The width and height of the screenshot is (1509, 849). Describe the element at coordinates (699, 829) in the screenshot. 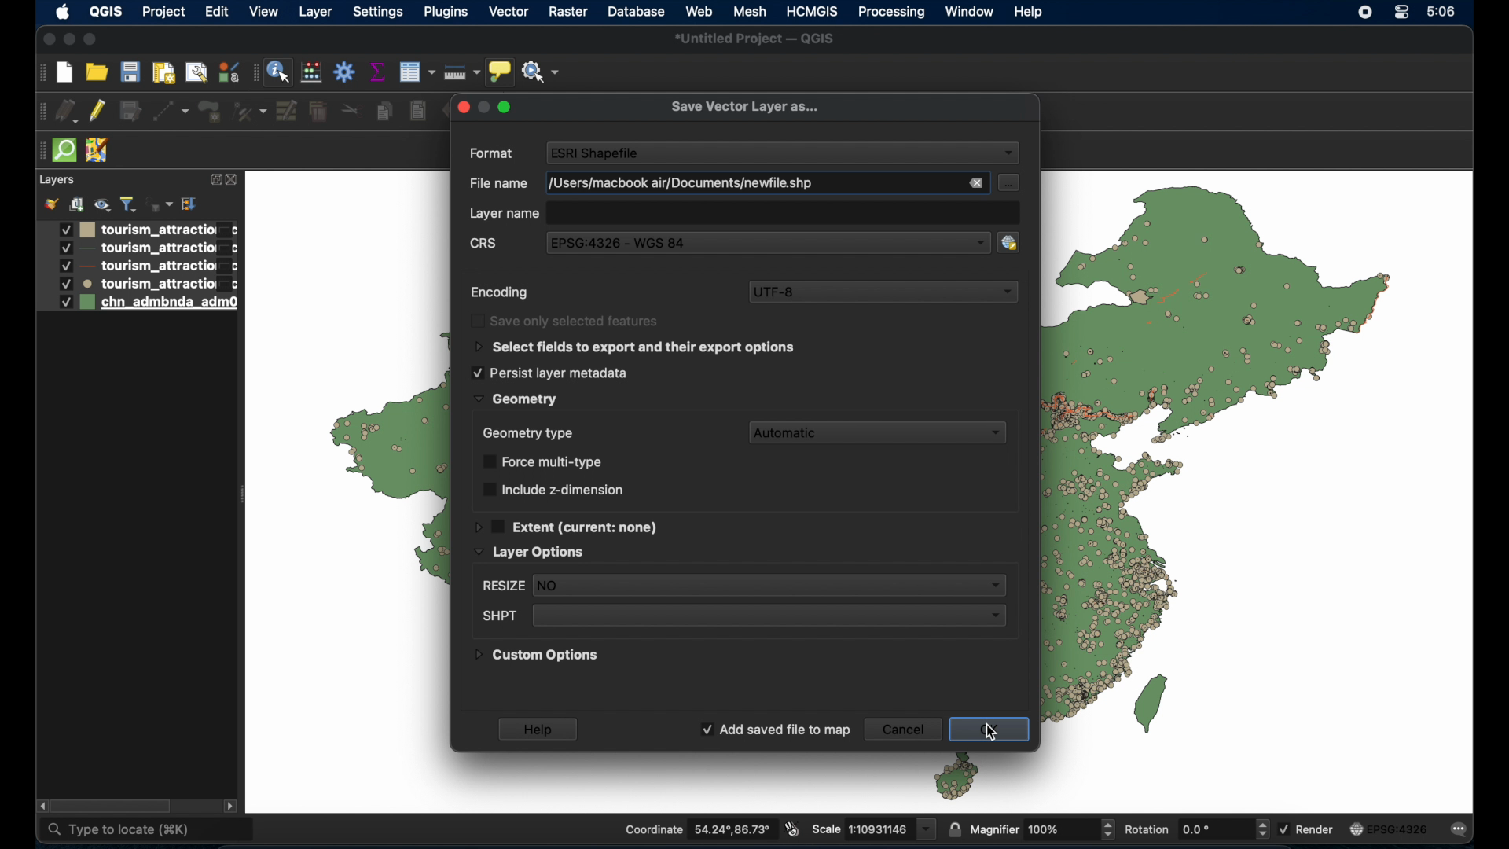

I see `coordinate` at that location.